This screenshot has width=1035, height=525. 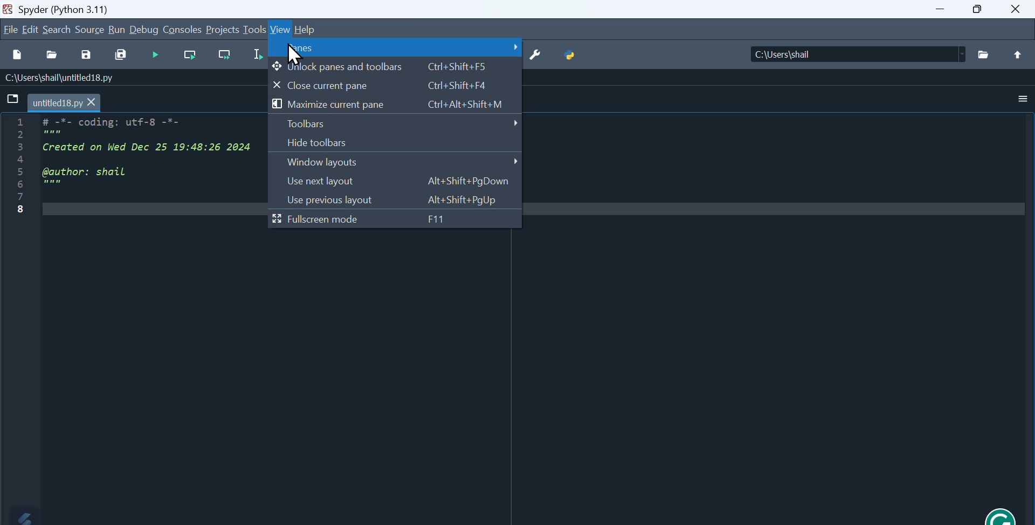 I want to click on # -*- coding: utf-8 -*-
Created on Wed Dec 25 19:48:26 2024
@author: shail, so click(x=146, y=158).